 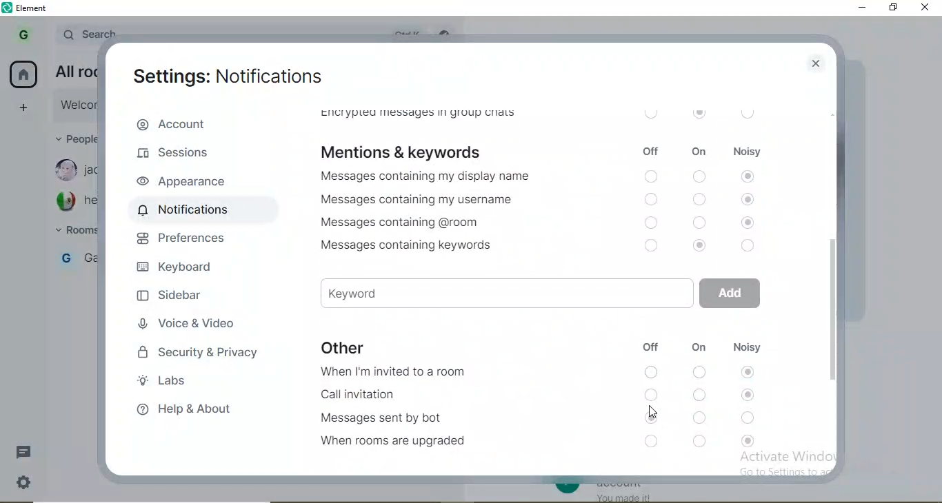 What do you see at coordinates (650, 345) in the screenshot?
I see `off` at bounding box center [650, 345].